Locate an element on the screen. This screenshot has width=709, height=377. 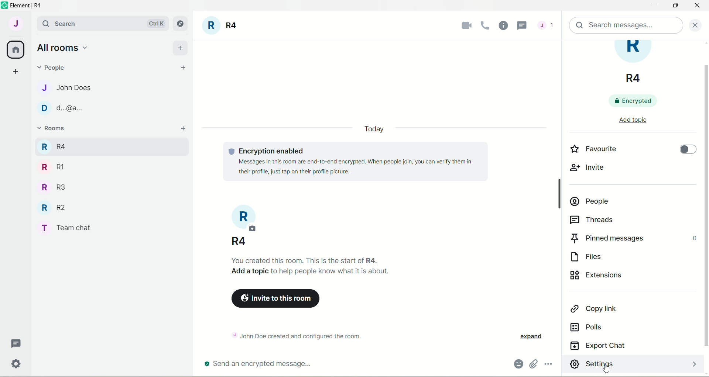
Scrollbar is located at coordinates (558, 192).